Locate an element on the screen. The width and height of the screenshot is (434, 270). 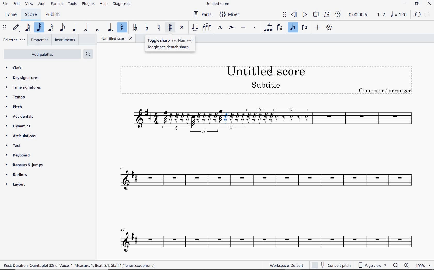
PLAY is located at coordinates (305, 14).